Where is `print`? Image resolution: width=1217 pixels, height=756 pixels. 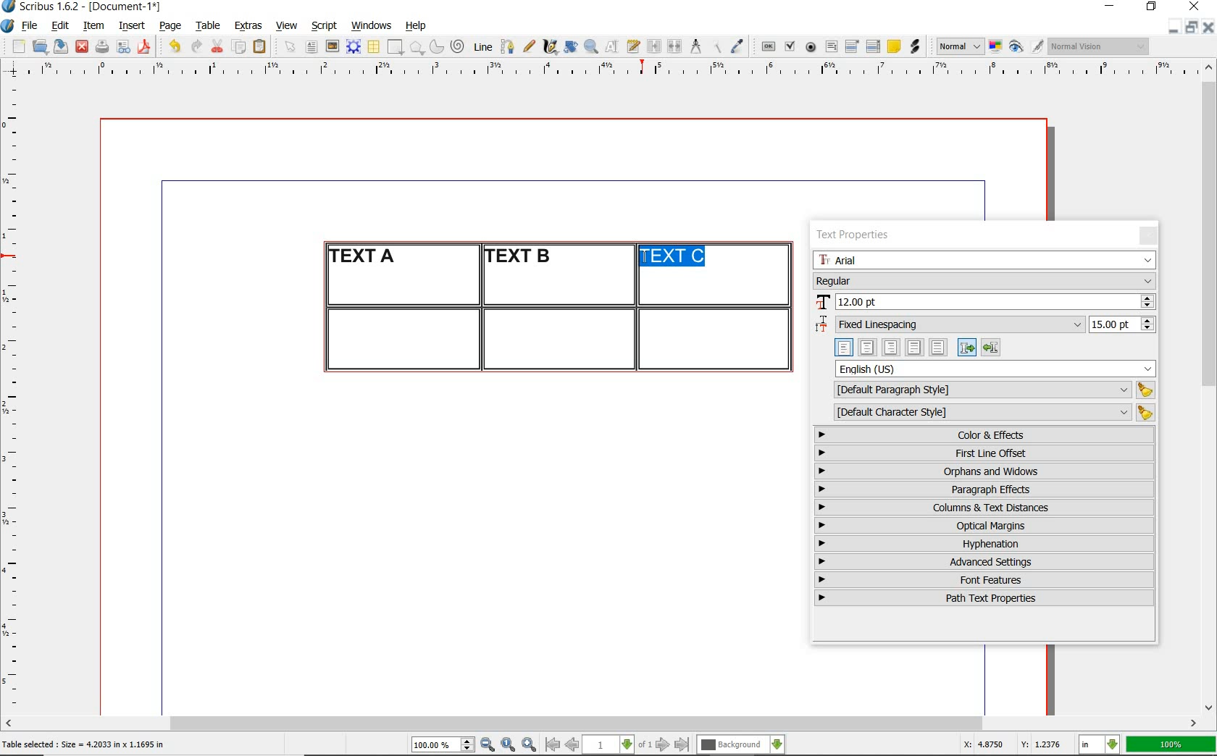 print is located at coordinates (101, 46).